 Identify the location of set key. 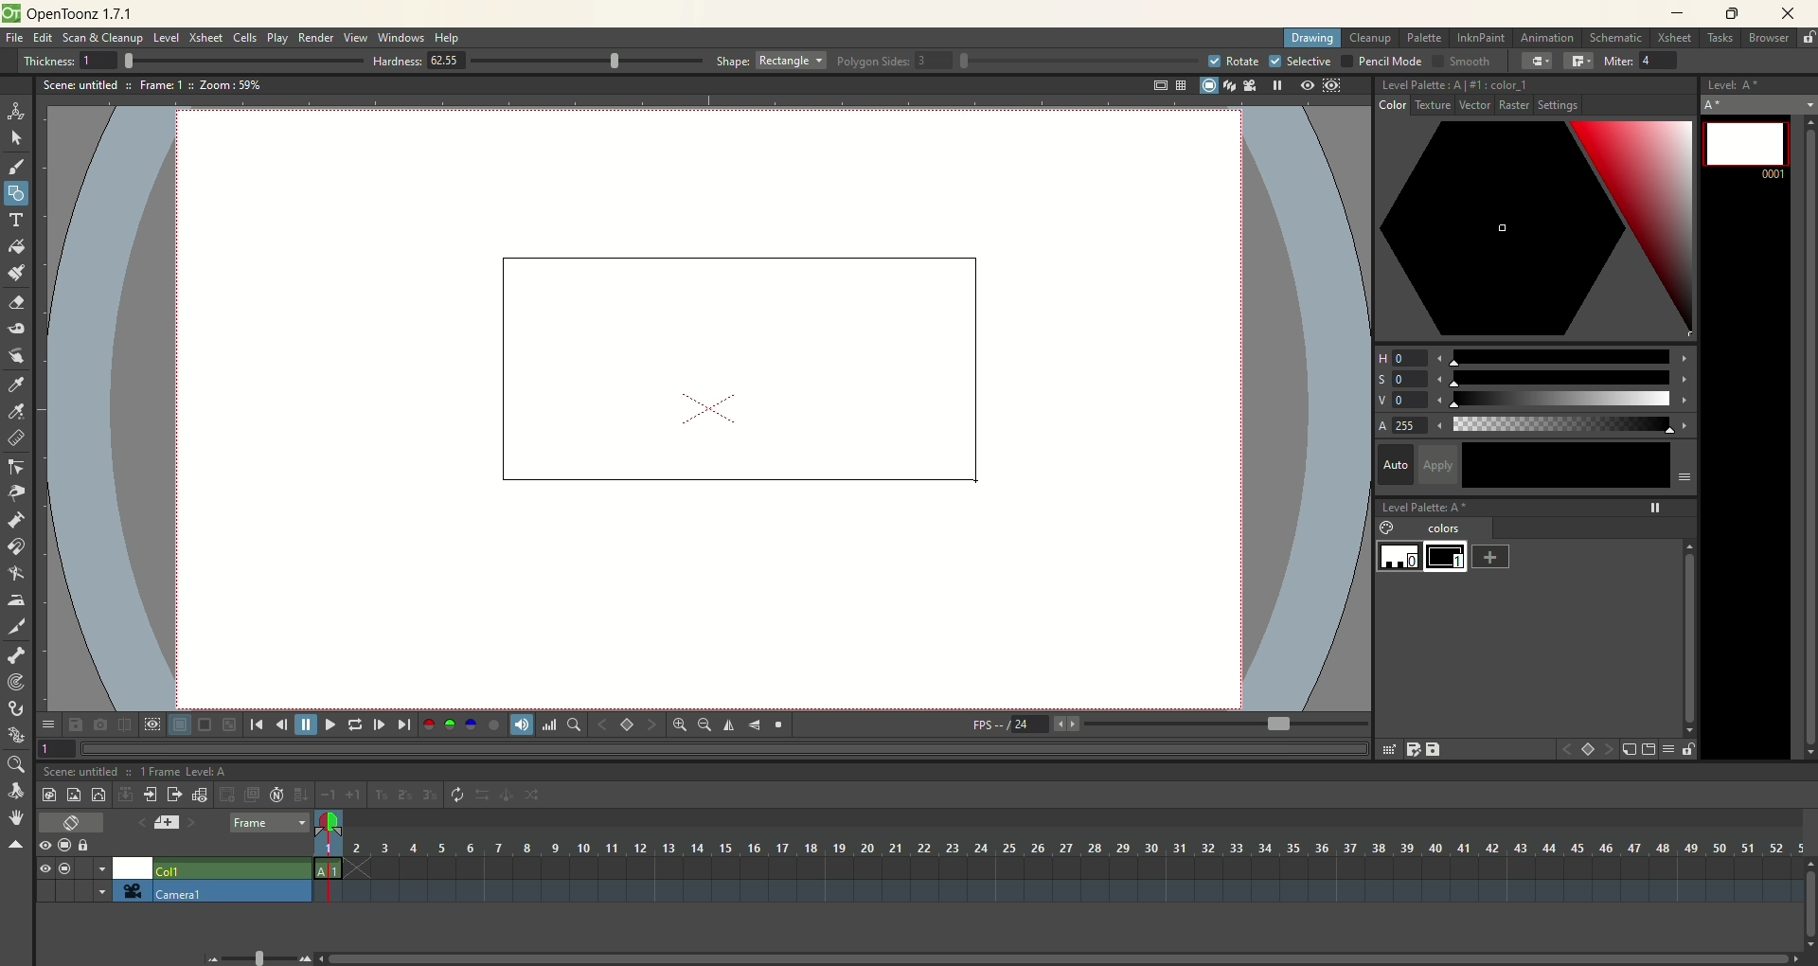
(626, 724).